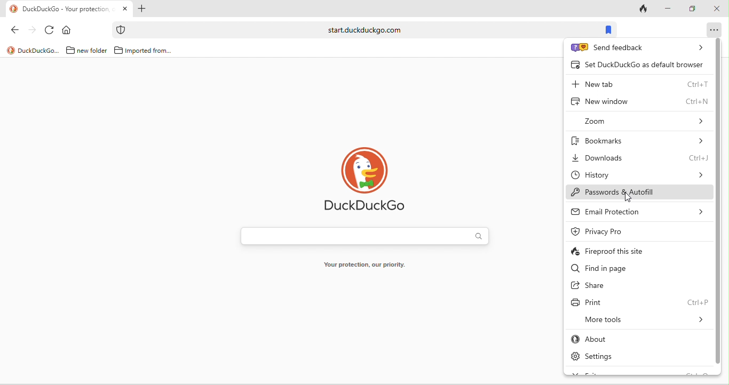  I want to click on share, so click(595, 286).